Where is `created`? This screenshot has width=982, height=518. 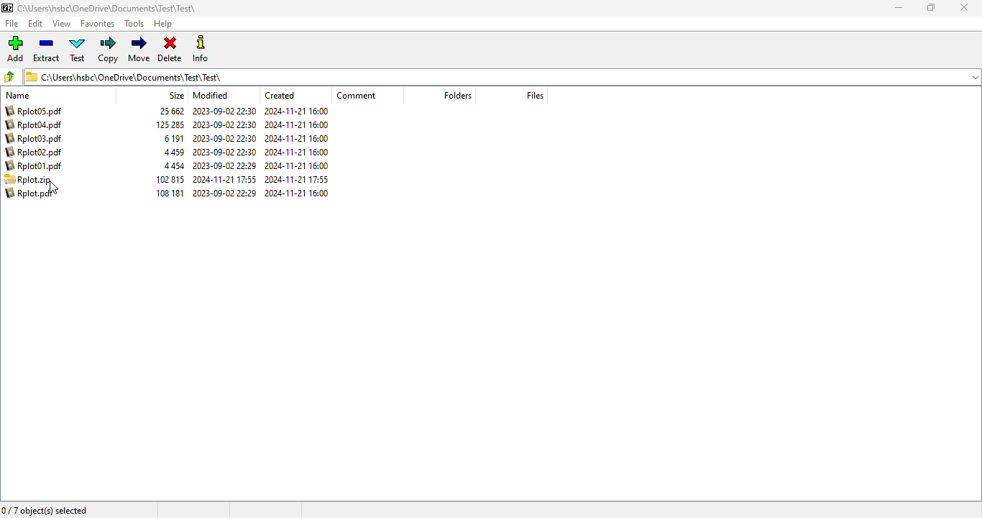
created is located at coordinates (279, 95).